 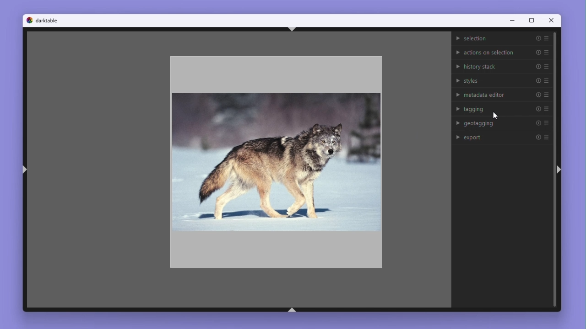 I want to click on Close, so click(x=552, y=21).